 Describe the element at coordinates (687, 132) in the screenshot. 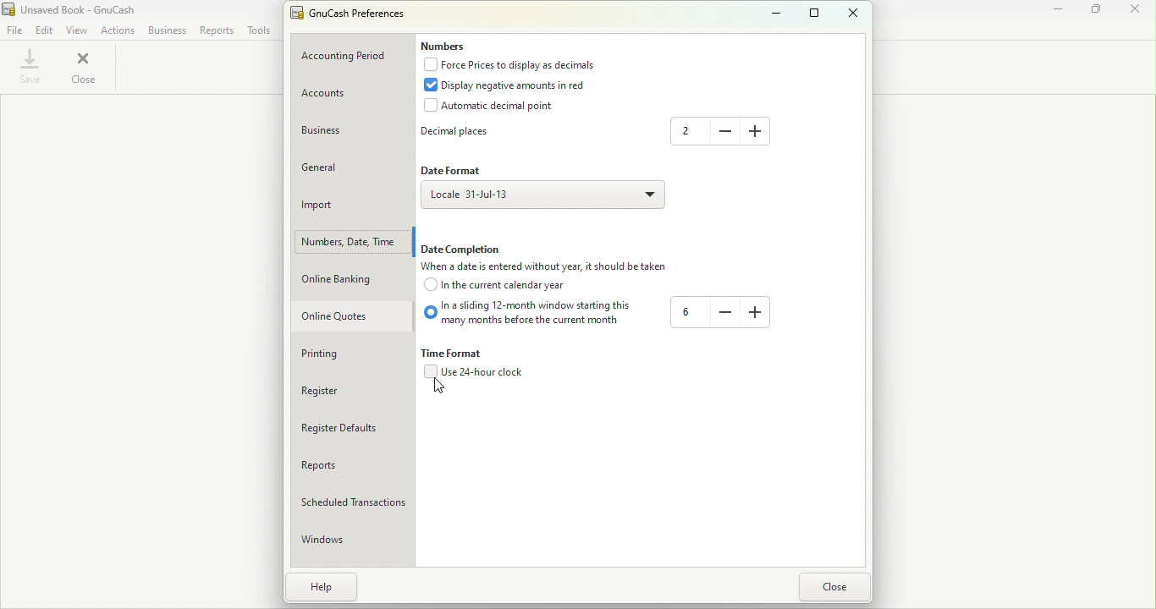

I see `2` at that location.